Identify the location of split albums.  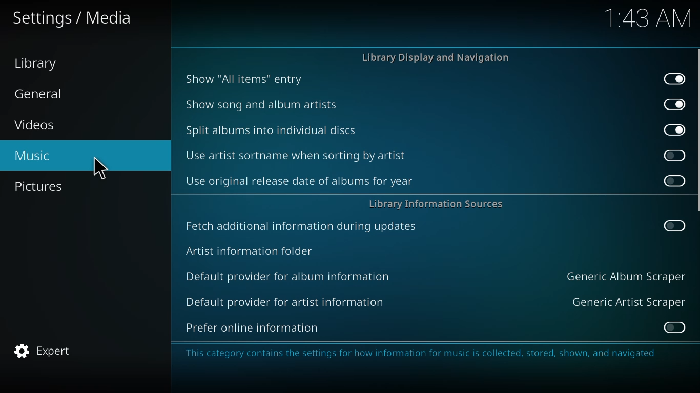
(272, 130).